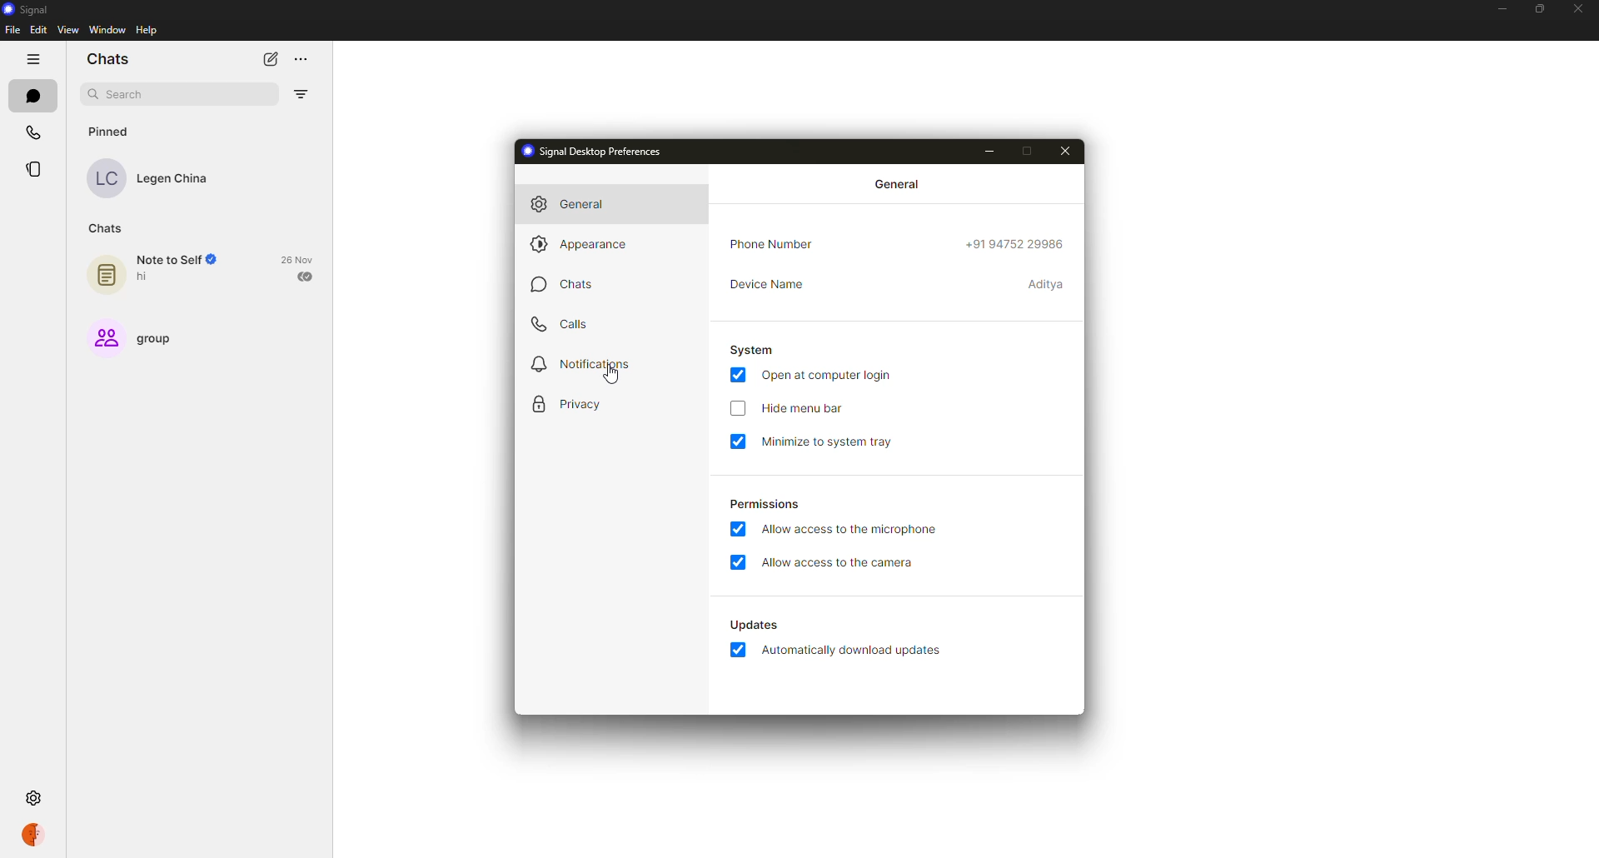 This screenshot has width=1599, height=858. Describe the element at coordinates (33, 800) in the screenshot. I see `settings` at that location.